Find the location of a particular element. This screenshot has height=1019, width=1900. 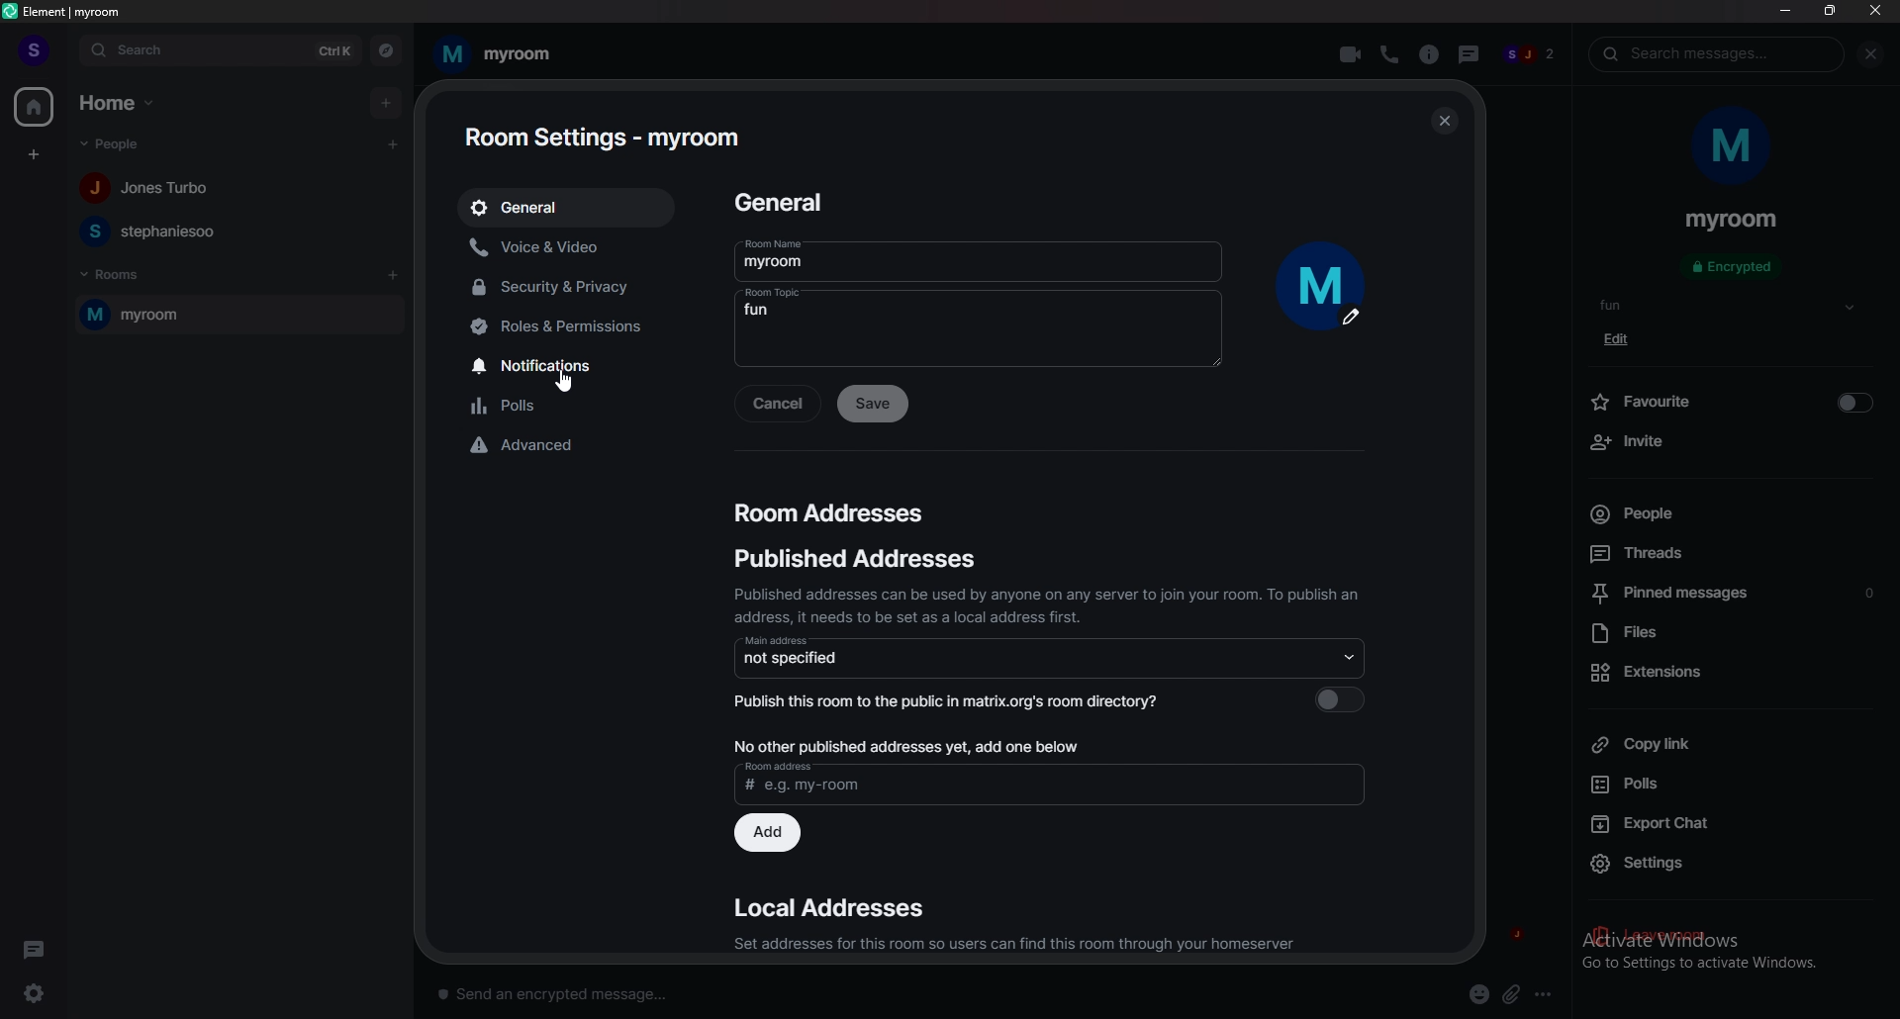

room type is located at coordinates (976, 326).